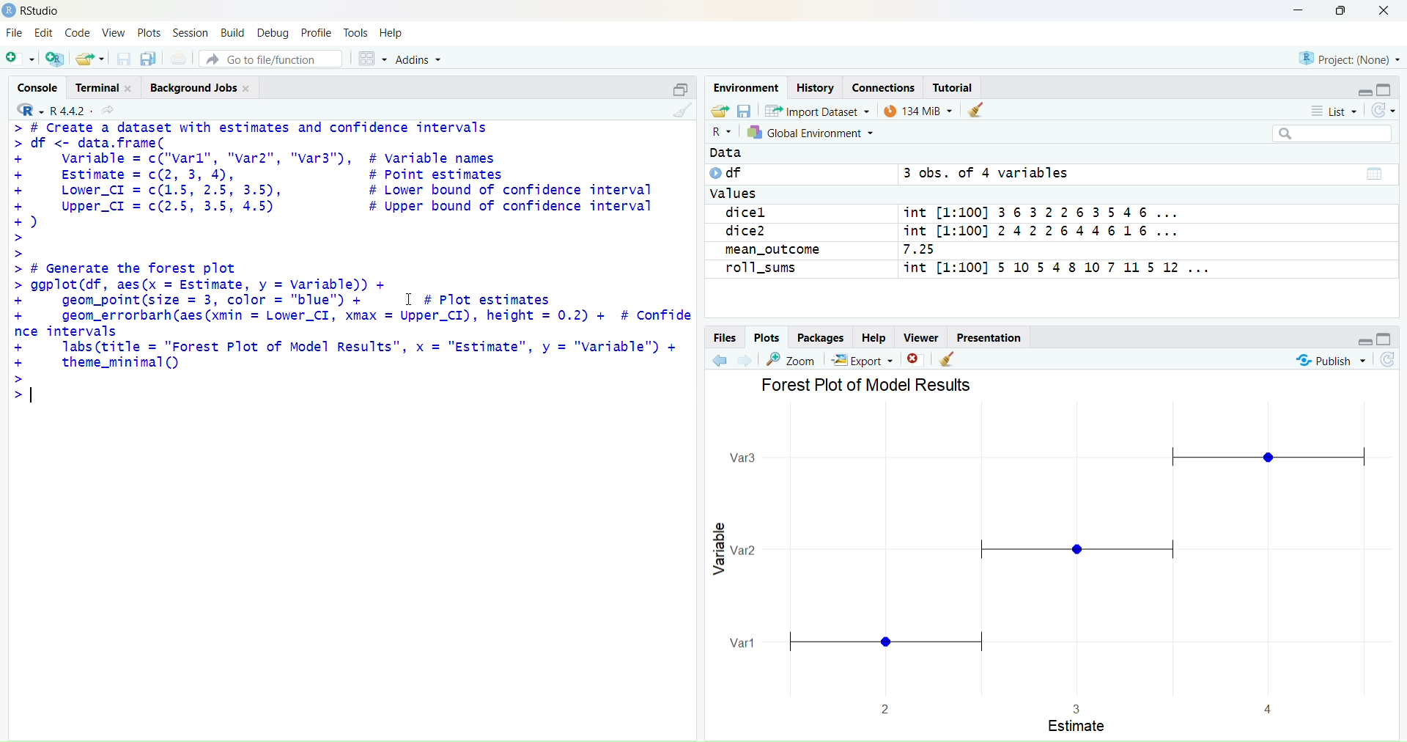  What do you see at coordinates (317, 32) in the screenshot?
I see `Profile` at bounding box center [317, 32].